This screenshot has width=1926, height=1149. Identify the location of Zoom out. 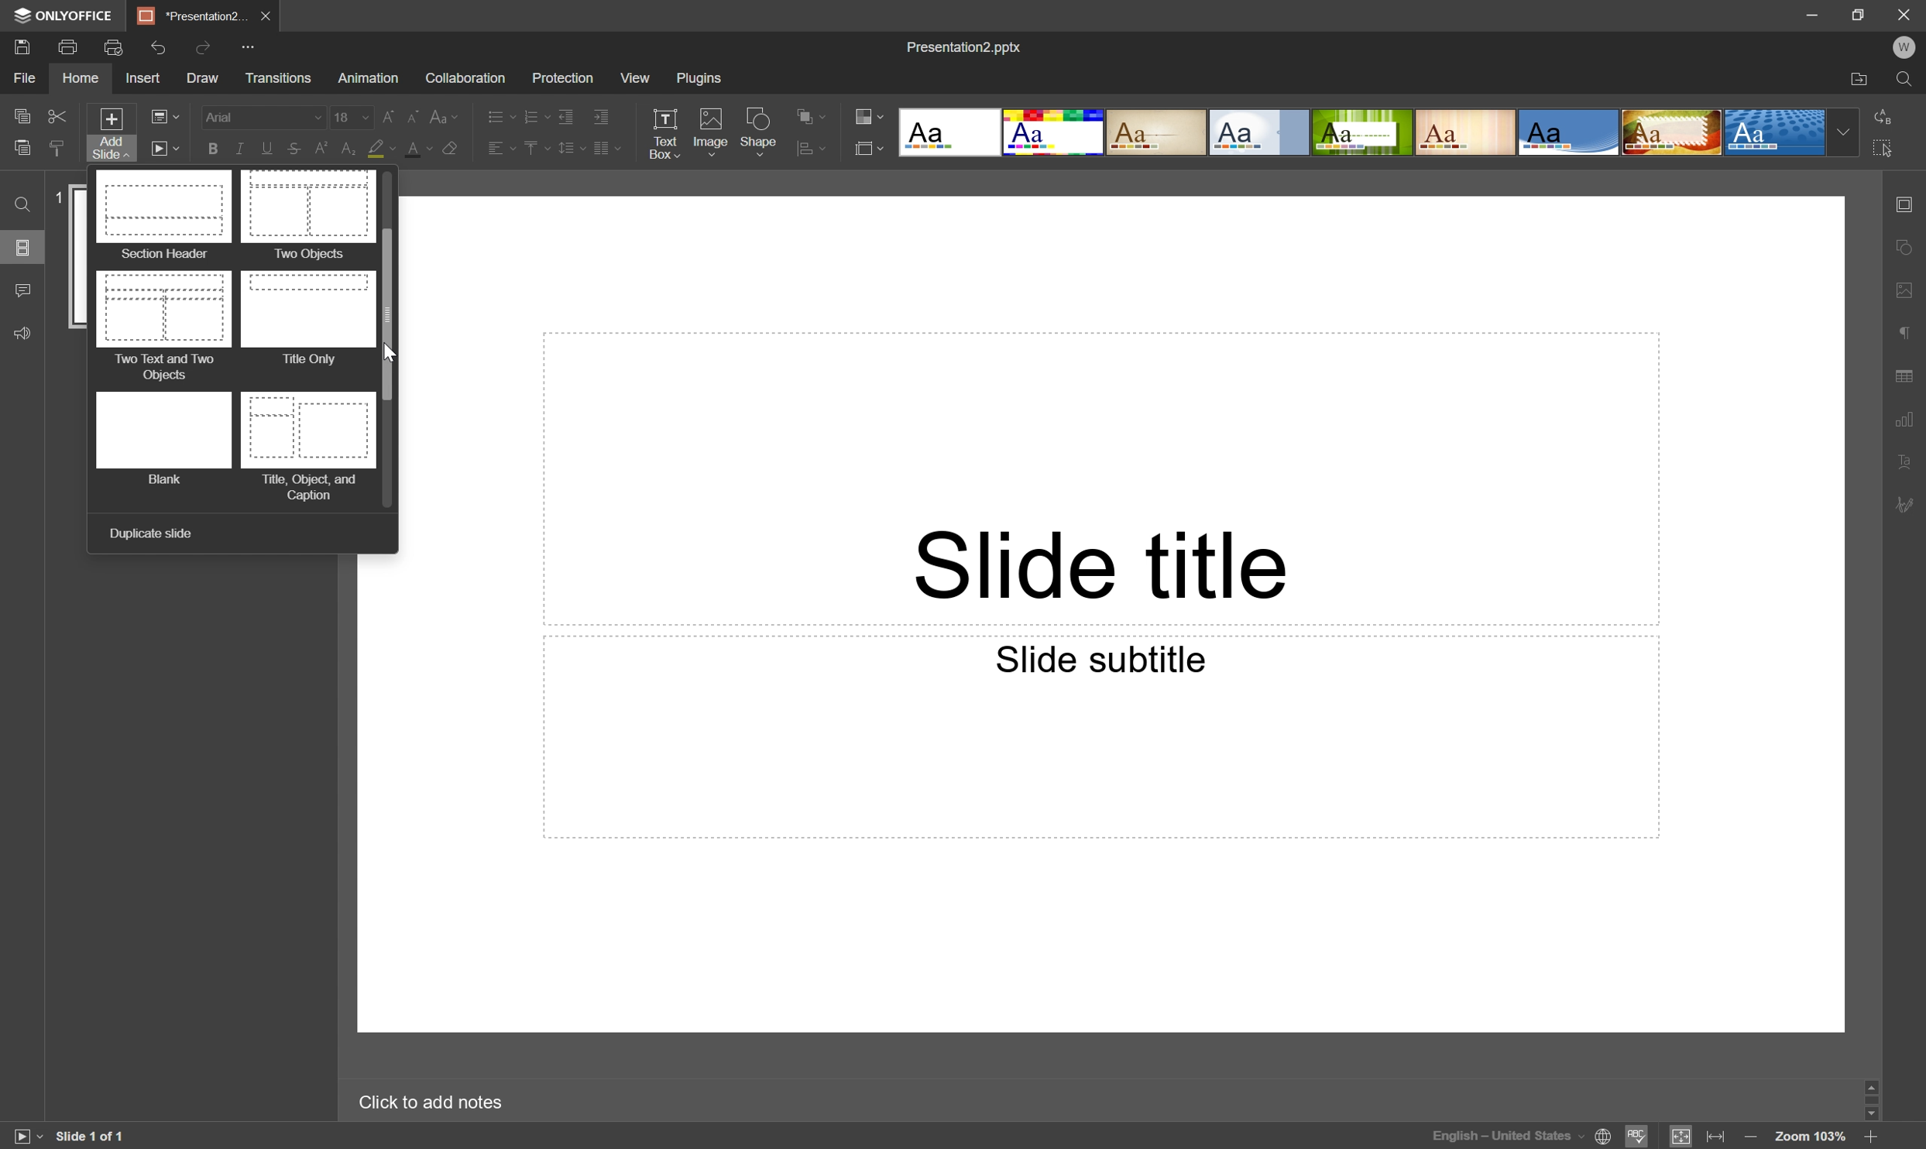
(1749, 1136).